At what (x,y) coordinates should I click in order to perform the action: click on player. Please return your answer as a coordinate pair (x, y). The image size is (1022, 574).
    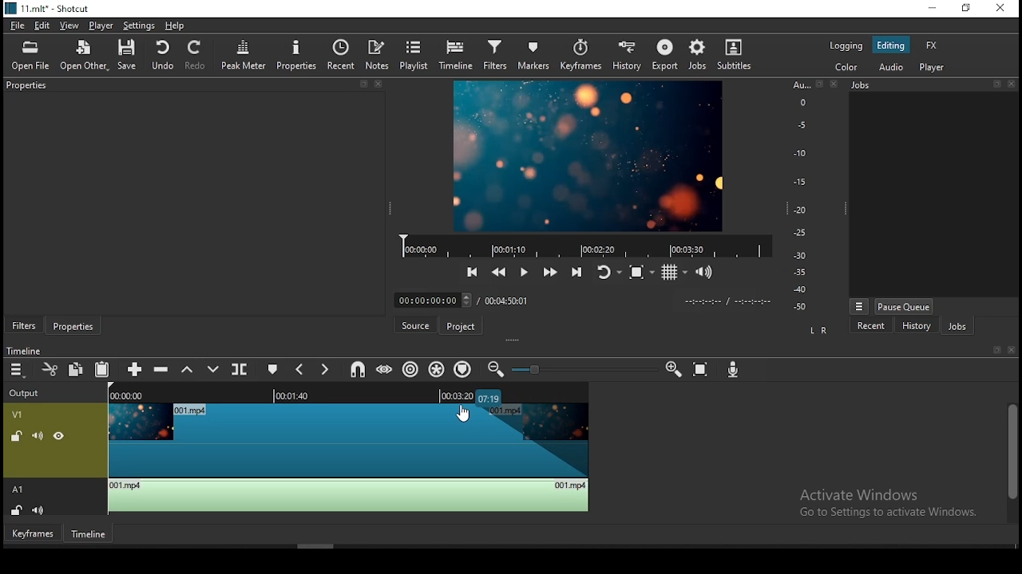
    Looking at the image, I should click on (101, 25).